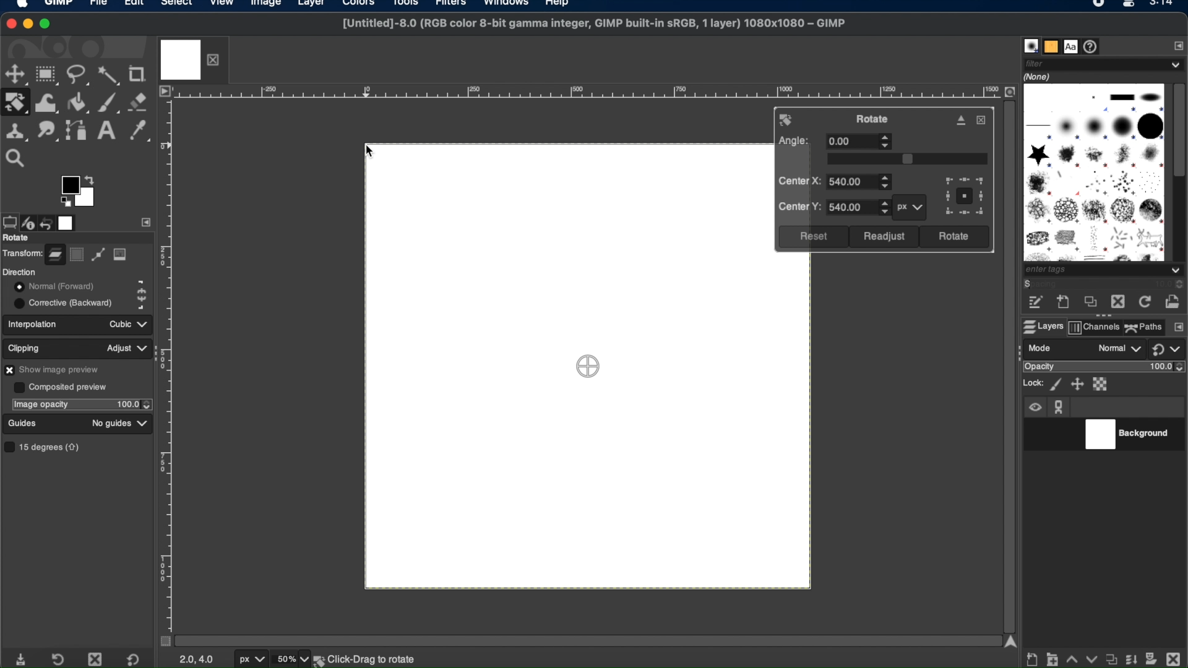 This screenshot has height=668, width=1188. I want to click on configure this tab, so click(1178, 328).